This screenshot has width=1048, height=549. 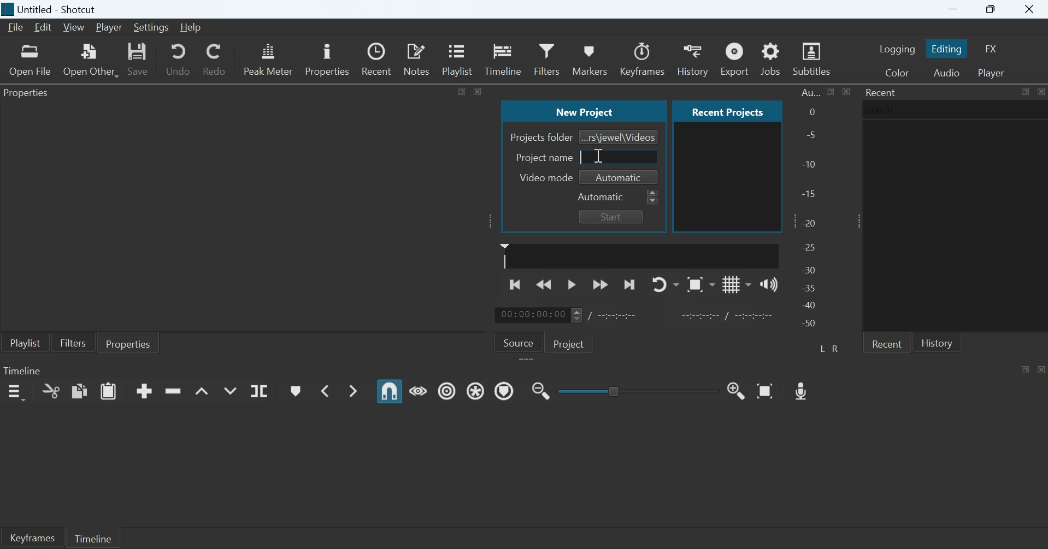 What do you see at coordinates (653, 198) in the screenshot?
I see `scroll buttons` at bounding box center [653, 198].